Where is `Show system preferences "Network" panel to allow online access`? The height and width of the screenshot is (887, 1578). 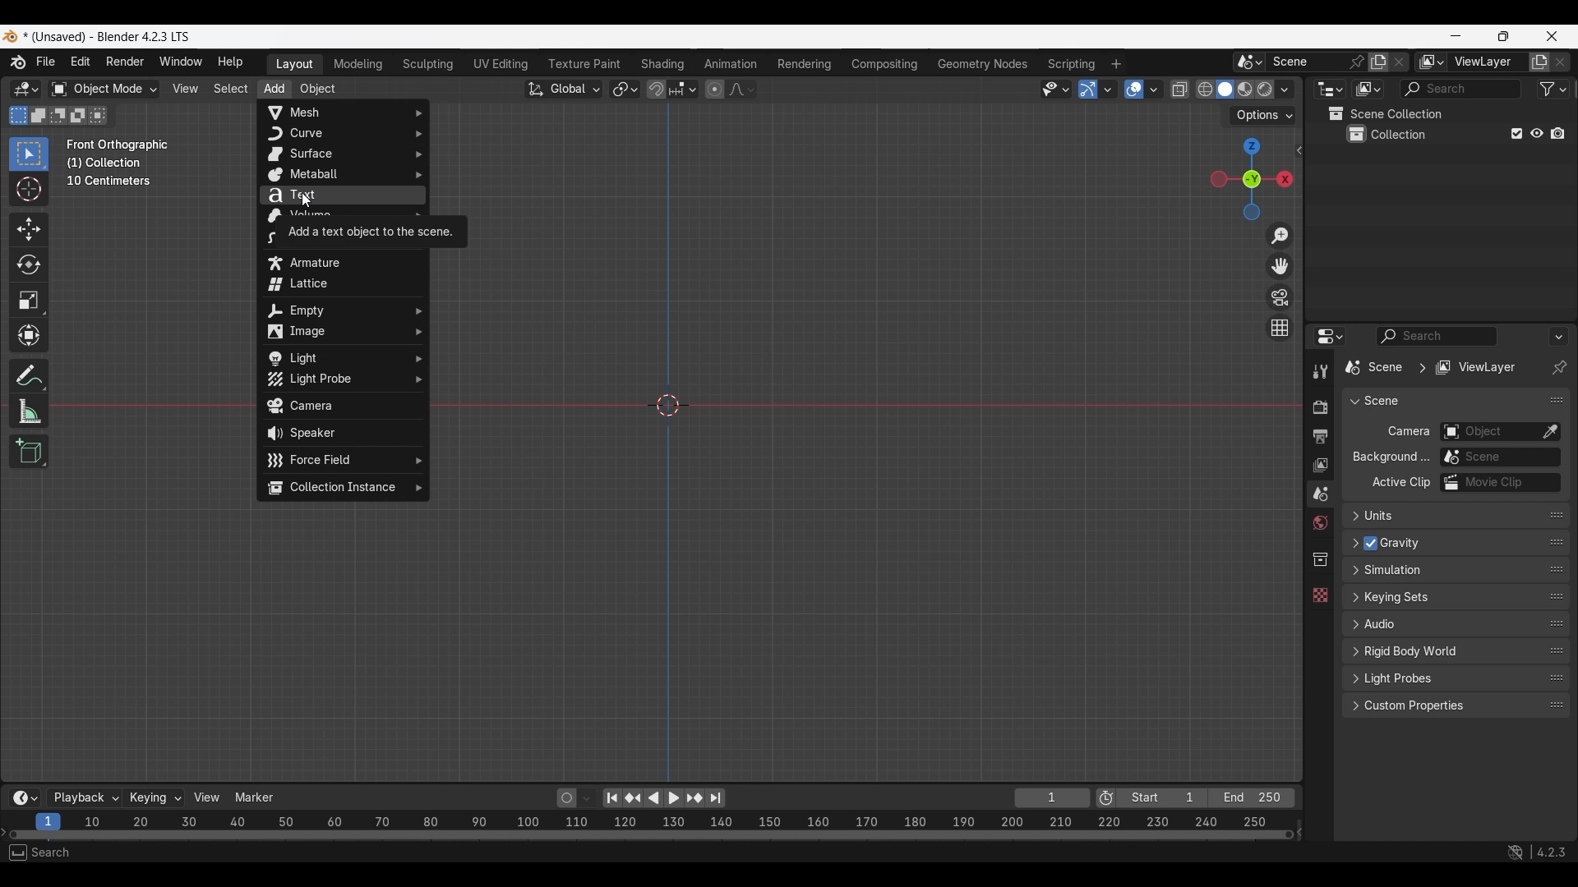
Show system preferences "Network" panel to allow online access is located at coordinates (1514, 853).